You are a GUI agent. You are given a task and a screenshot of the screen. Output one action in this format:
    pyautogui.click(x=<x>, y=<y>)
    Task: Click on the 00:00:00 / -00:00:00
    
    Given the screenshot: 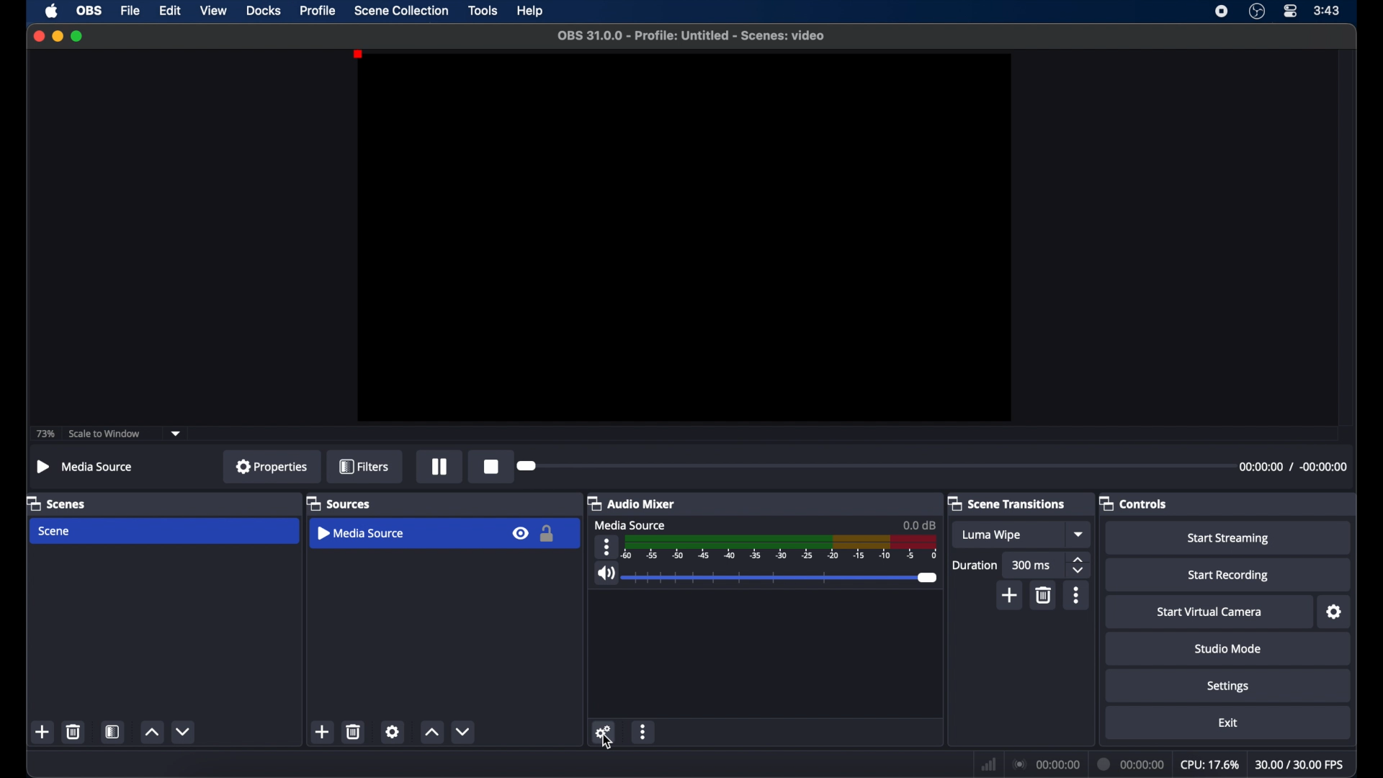 What is the action you would take?
    pyautogui.click(x=1294, y=467)
    